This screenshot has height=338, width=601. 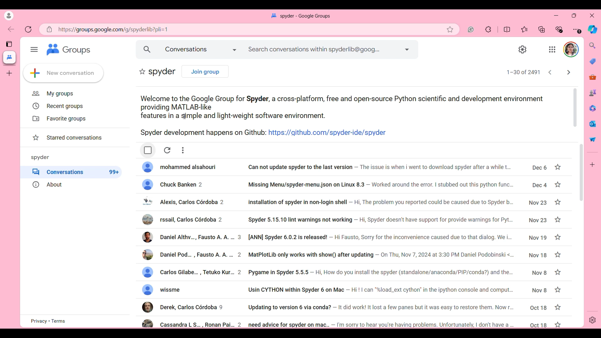 I want to click on Search box, so click(x=324, y=49).